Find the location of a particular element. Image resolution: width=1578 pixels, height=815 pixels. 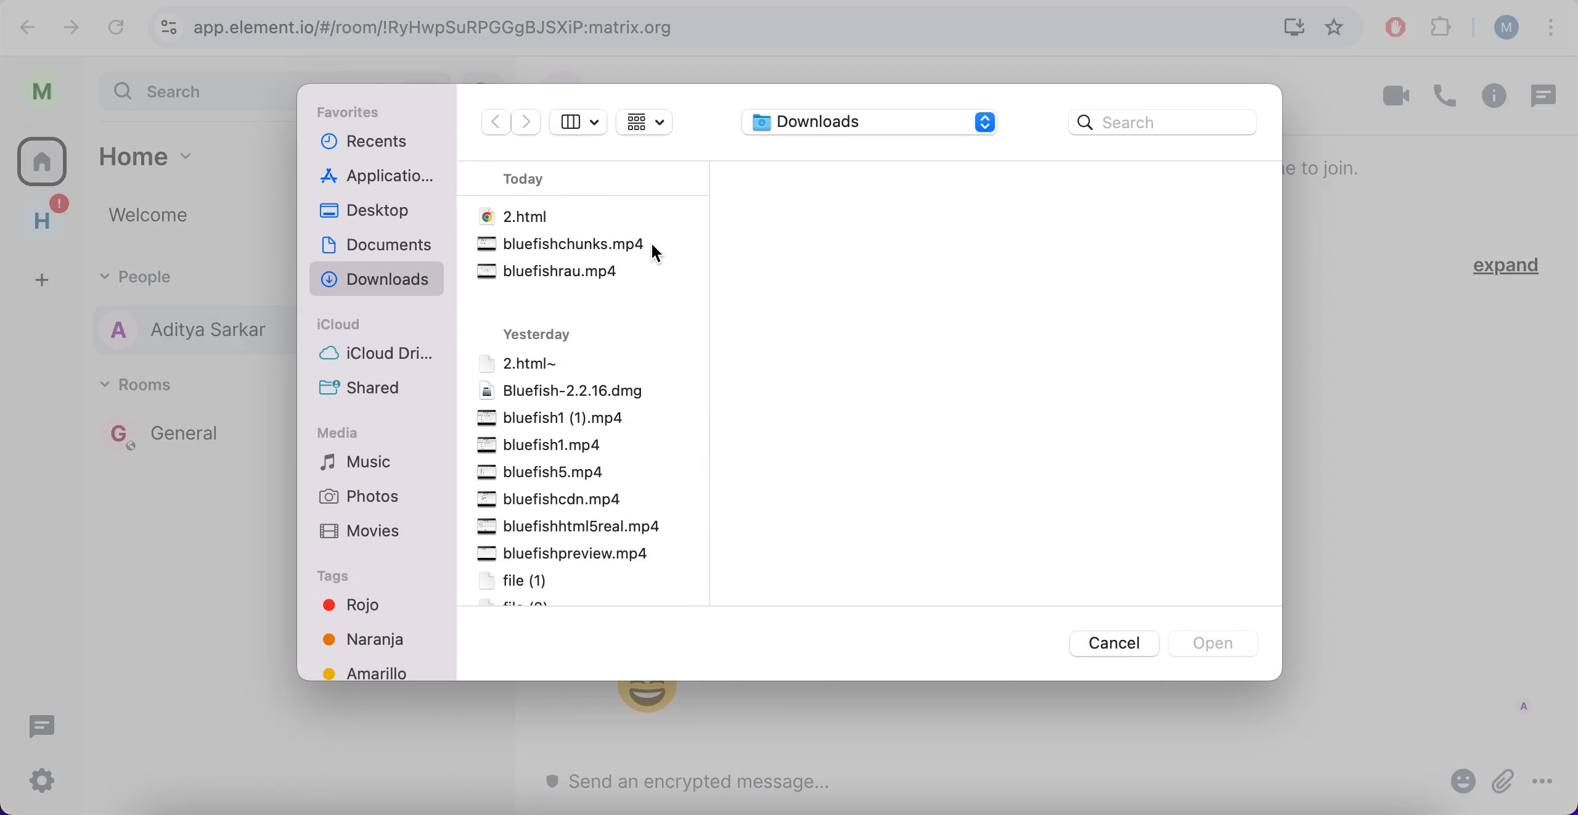

reload current page is located at coordinates (120, 27).